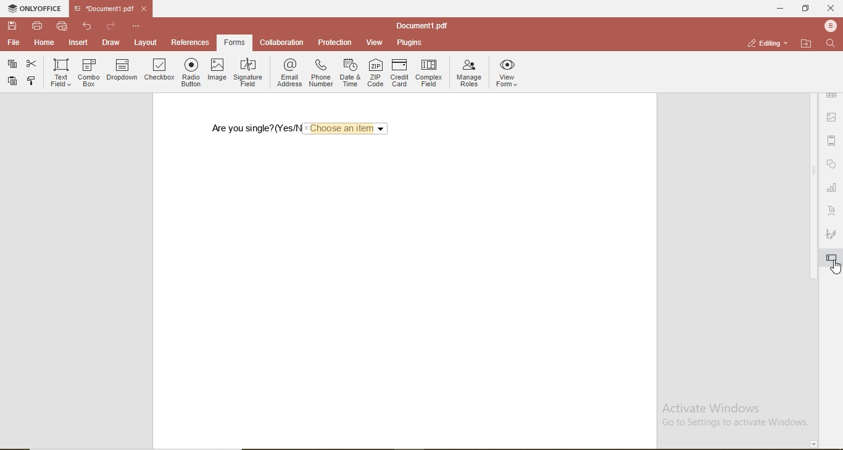 This screenshot has height=450, width=843. Describe the element at coordinates (218, 70) in the screenshot. I see `image` at that location.